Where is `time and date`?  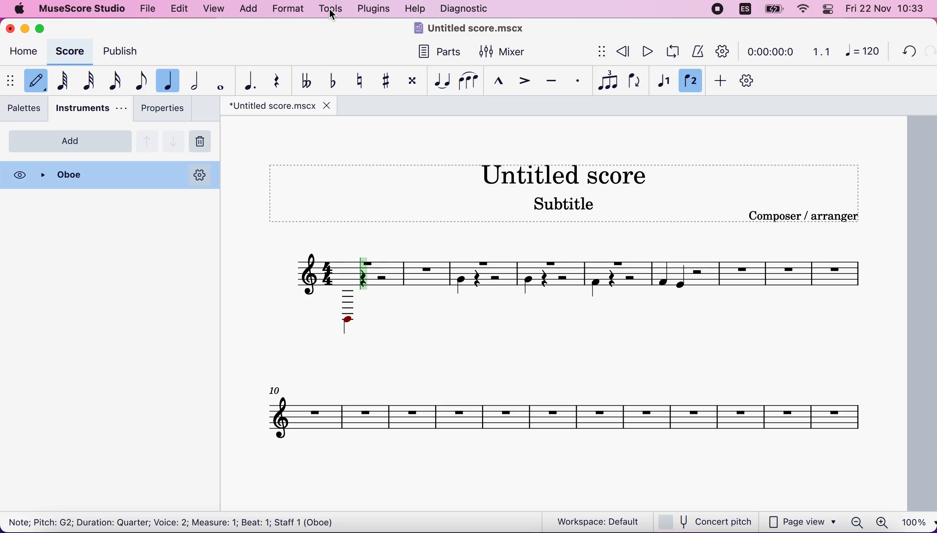
time and date is located at coordinates (887, 10).